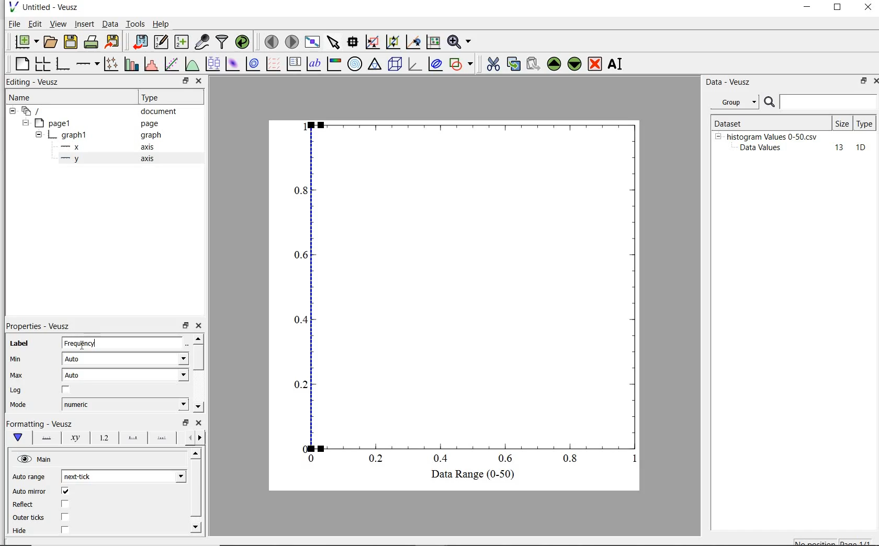 The image size is (879, 546). I want to click on label, so click(19, 344).